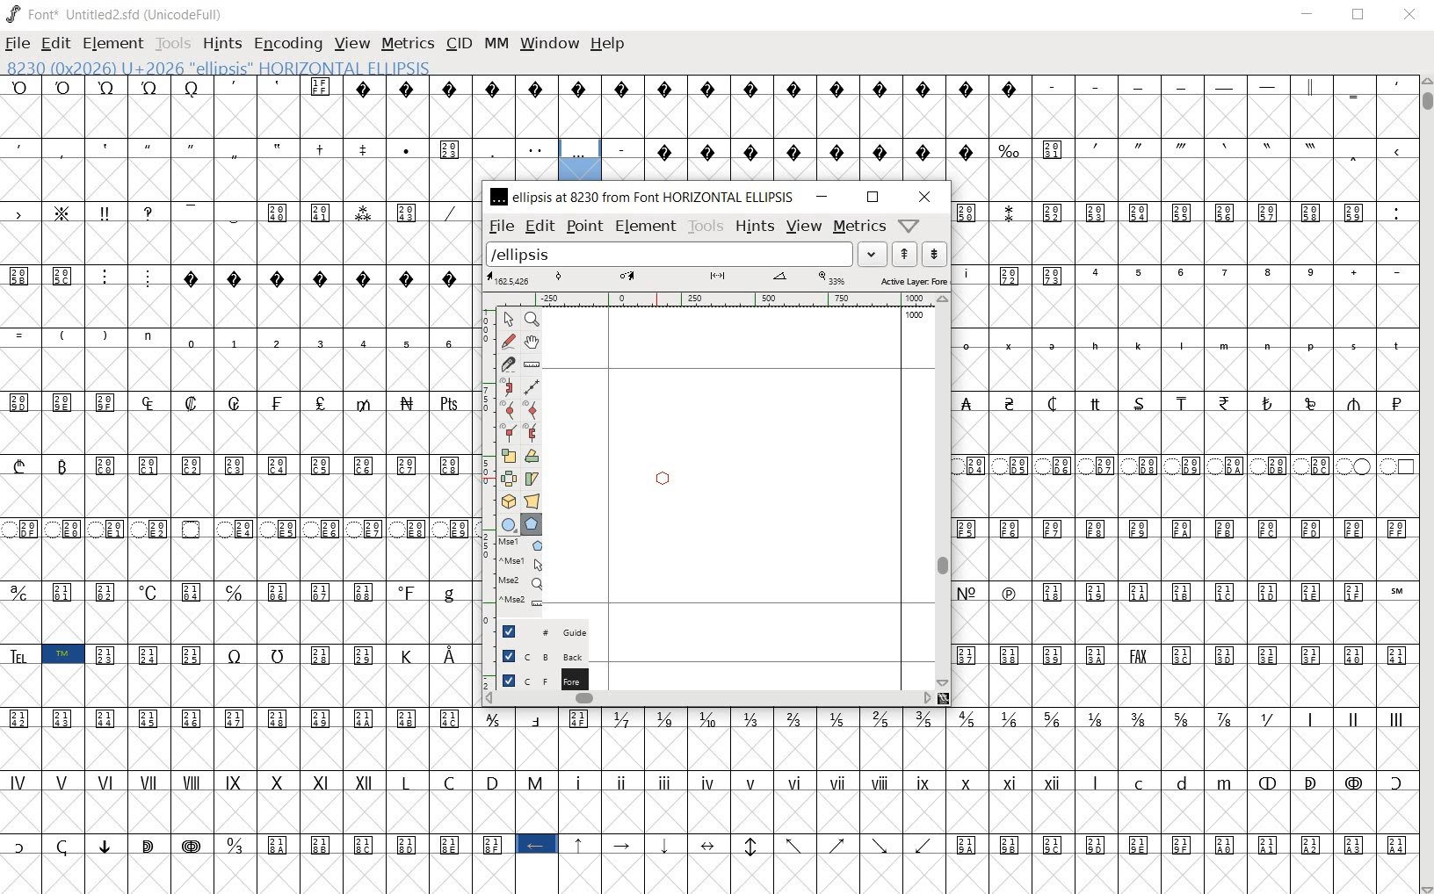 Image resolution: width=1434 pixels, height=894 pixels. Describe the element at coordinates (536, 631) in the screenshot. I see `guide` at that location.